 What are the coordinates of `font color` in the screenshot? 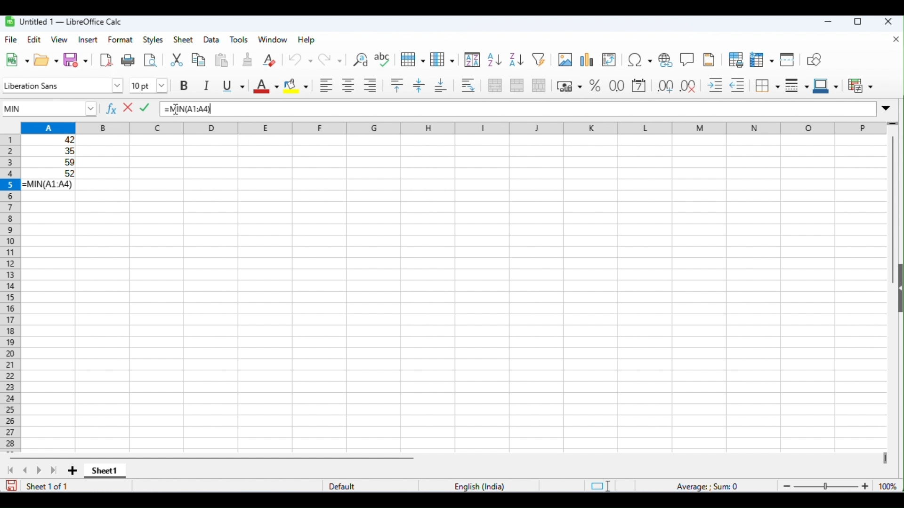 It's located at (266, 85).